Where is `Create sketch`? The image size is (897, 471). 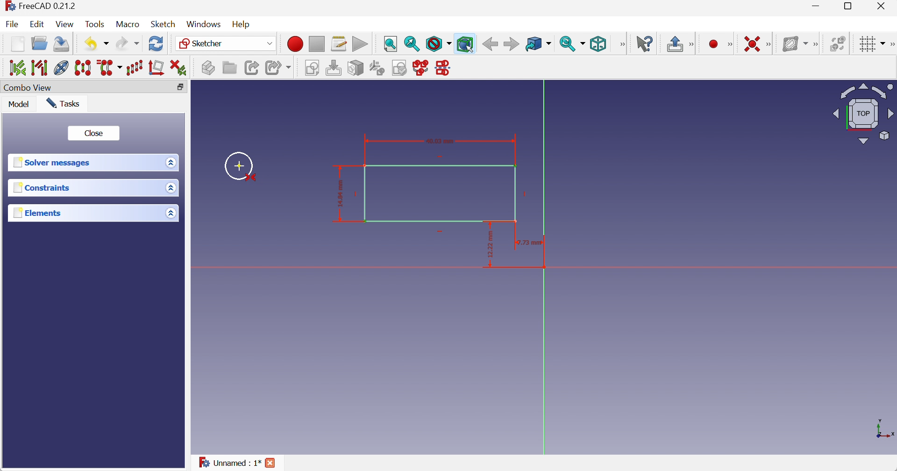 Create sketch is located at coordinates (313, 69).